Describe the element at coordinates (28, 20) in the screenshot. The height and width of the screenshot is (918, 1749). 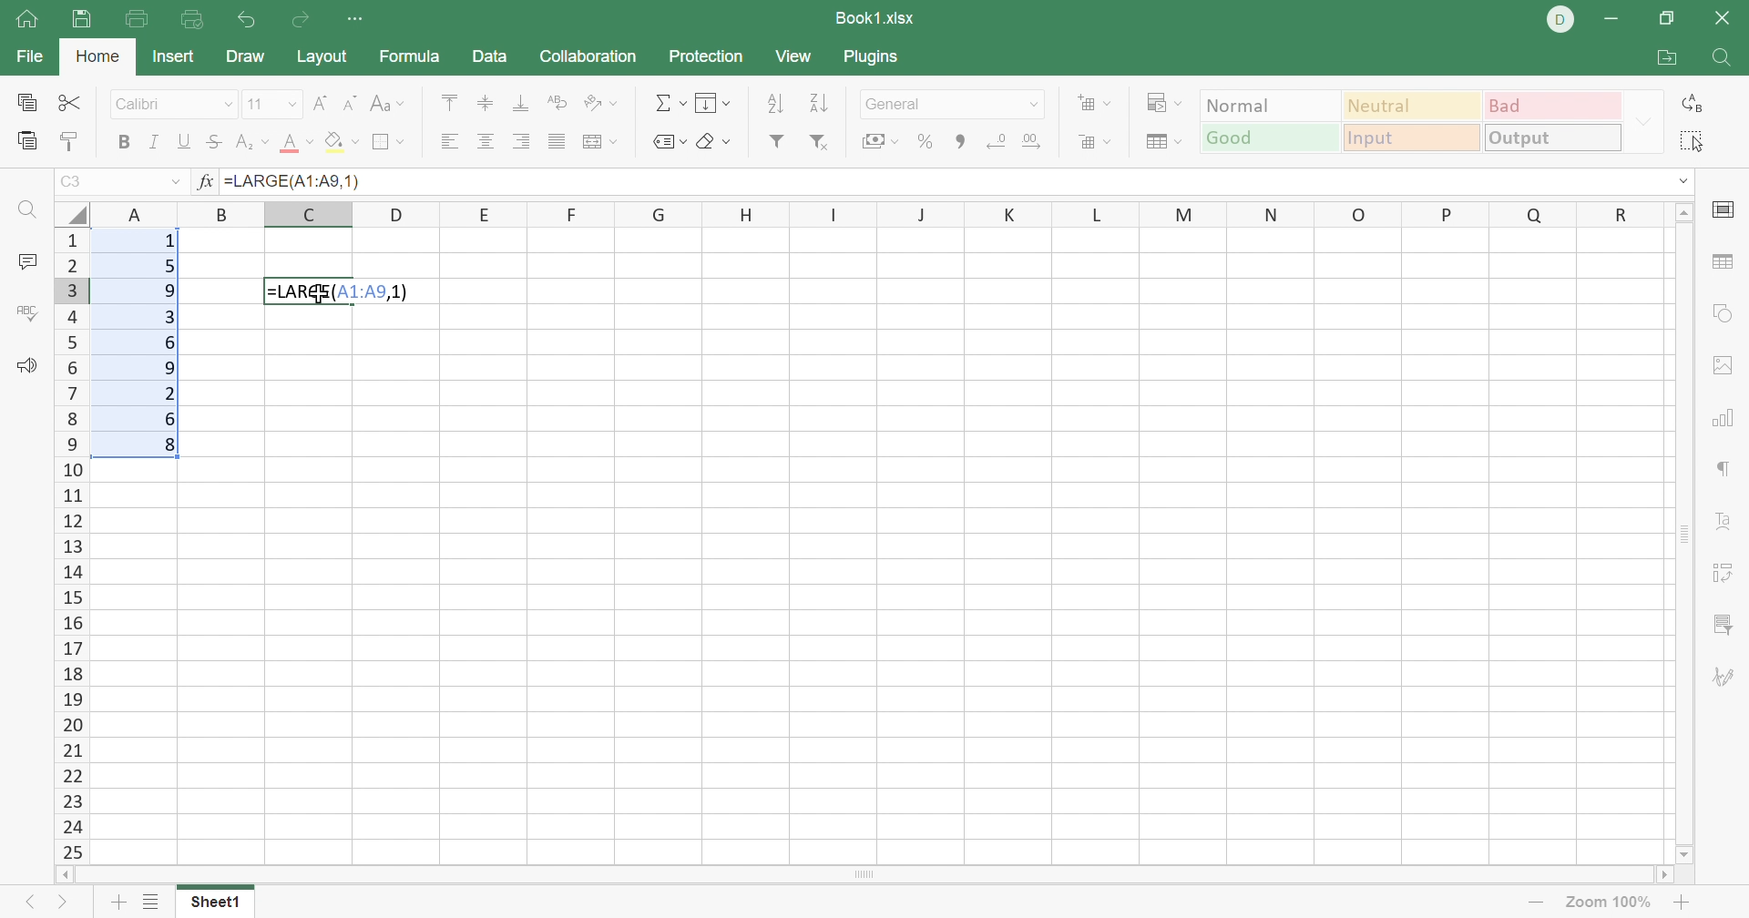
I see `Home` at that location.